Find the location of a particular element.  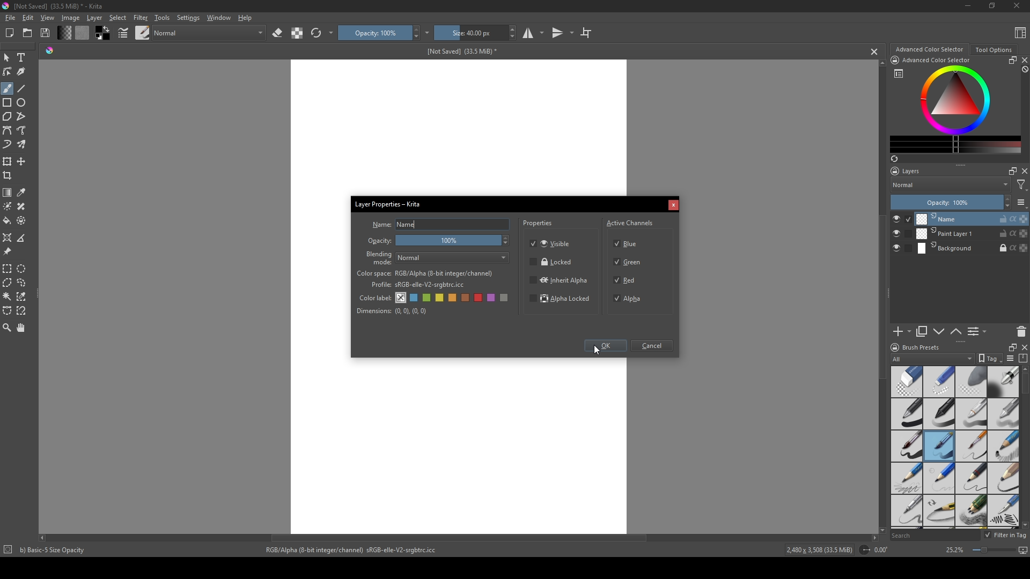

Profile: sRGB-elle-V2-srgbtrc.icc is located at coordinates (418, 285).